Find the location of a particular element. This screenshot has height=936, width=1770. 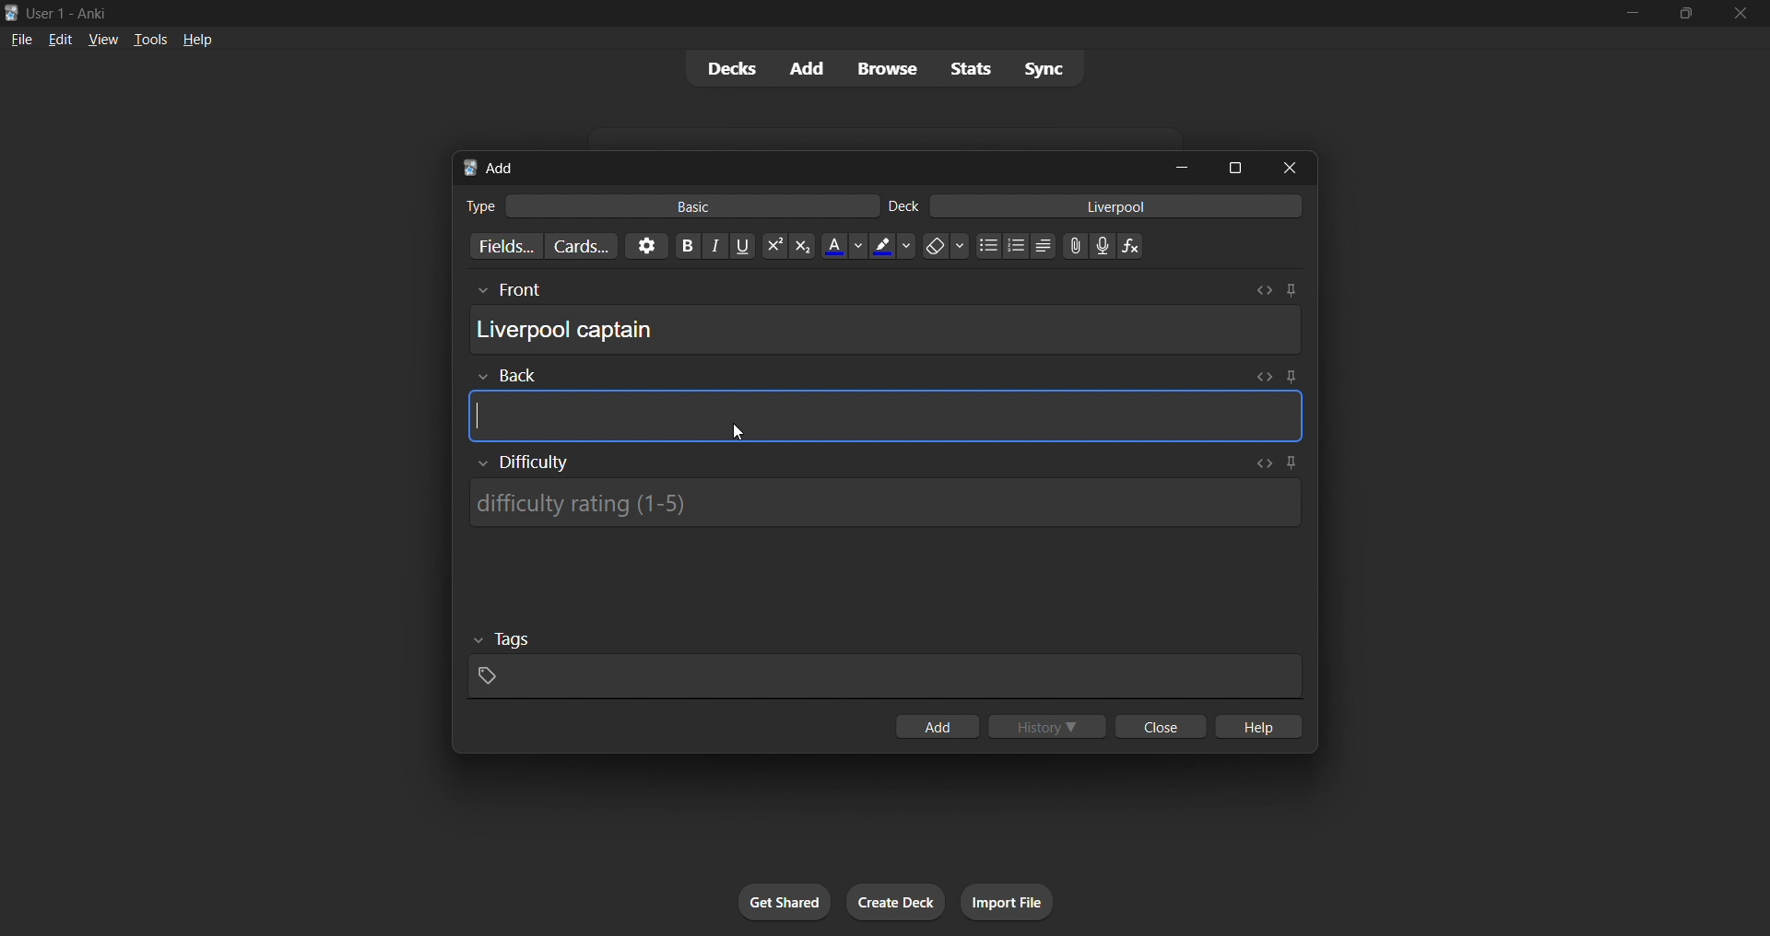

Text highlighting color is located at coordinates (891, 246).